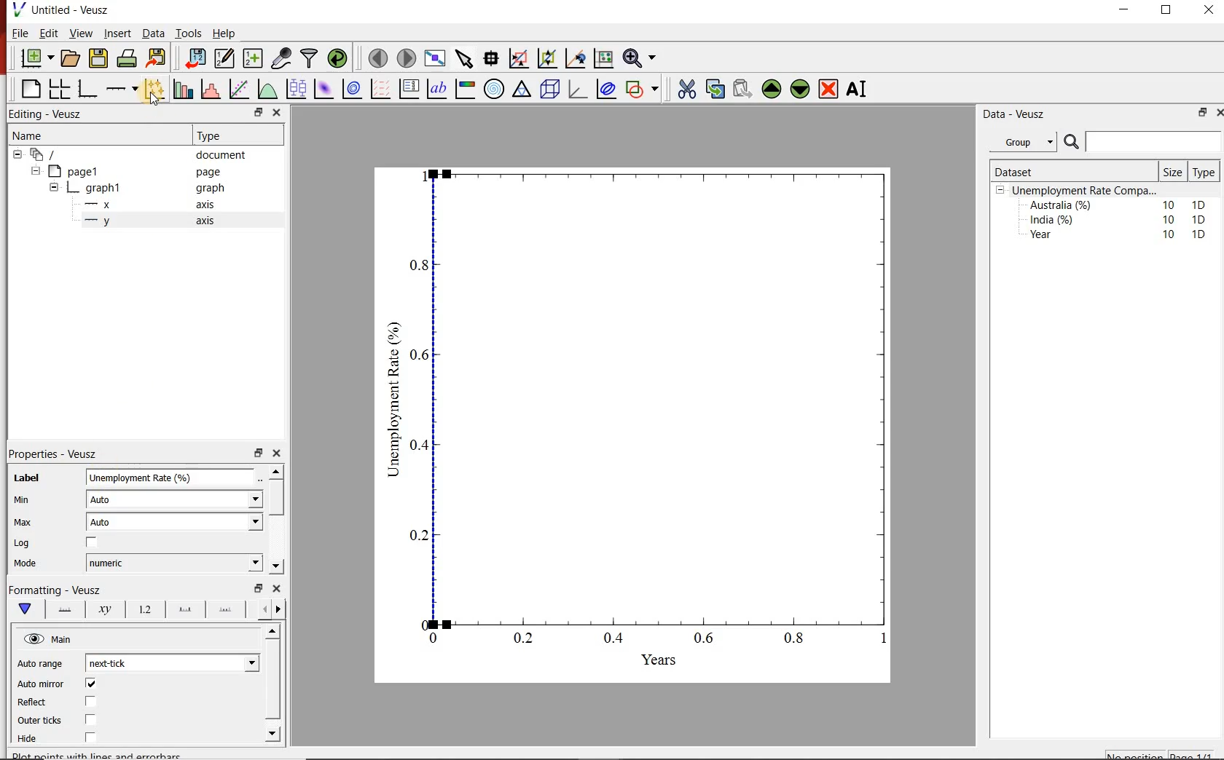 Image resolution: width=1224 pixels, height=760 pixels. Describe the element at coordinates (25, 479) in the screenshot. I see `Label` at that location.